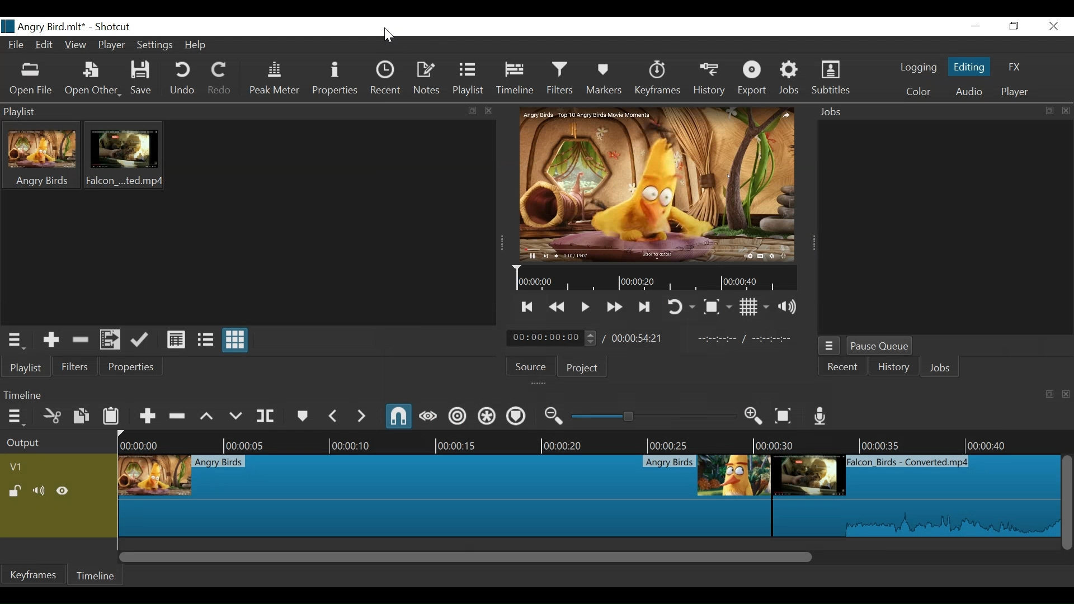  Describe the element at coordinates (82, 416) in the screenshot. I see `Copy` at that location.